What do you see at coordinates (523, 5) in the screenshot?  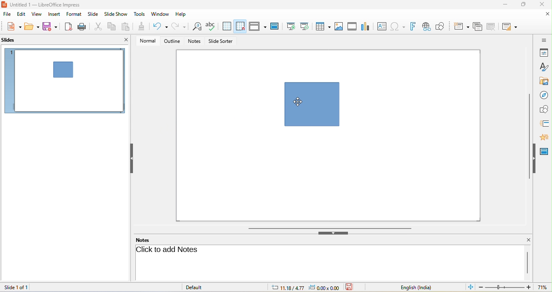 I see `maximize` at bounding box center [523, 5].